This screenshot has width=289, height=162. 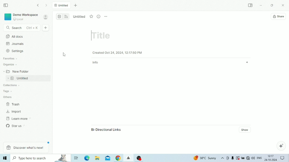 What do you see at coordinates (278, 17) in the screenshot?
I see `Share` at bounding box center [278, 17].